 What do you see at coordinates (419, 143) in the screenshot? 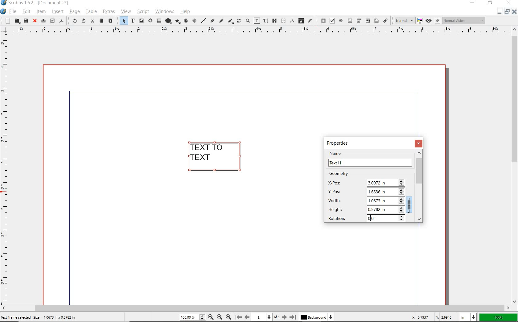
I see `CLOSE` at bounding box center [419, 143].